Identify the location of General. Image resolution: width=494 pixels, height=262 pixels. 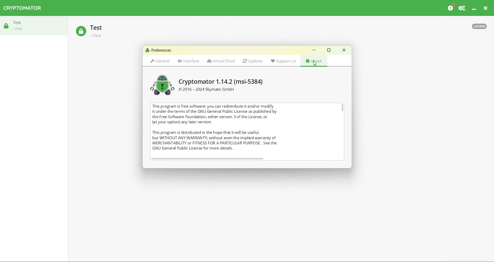
(161, 61).